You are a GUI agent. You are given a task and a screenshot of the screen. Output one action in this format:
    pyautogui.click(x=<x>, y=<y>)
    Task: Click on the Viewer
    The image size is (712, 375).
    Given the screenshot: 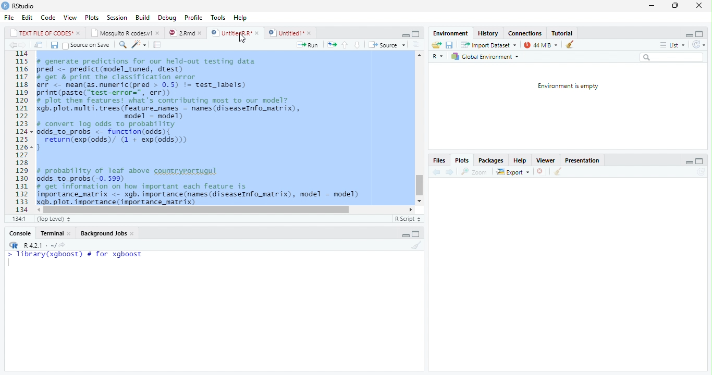 What is the action you would take?
    pyautogui.click(x=547, y=160)
    